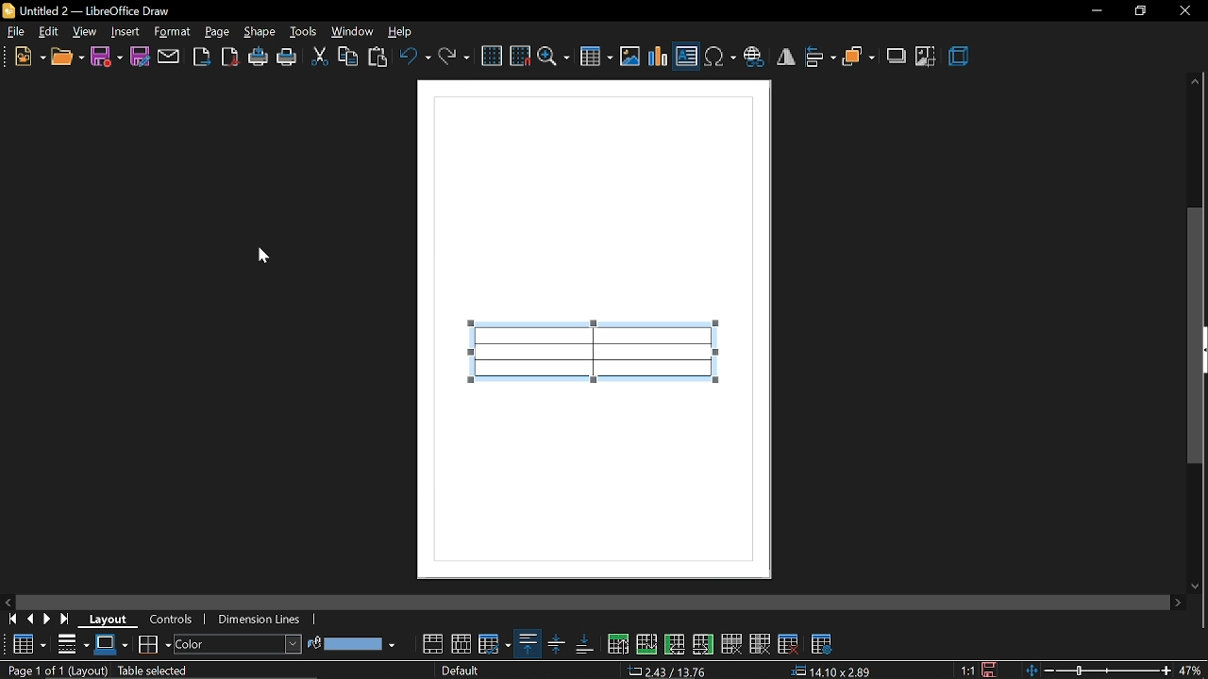 This screenshot has height=679, width=1208. What do you see at coordinates (111, 646) in the screenshot?
I see `Border color` at bounding box center [111, 646].